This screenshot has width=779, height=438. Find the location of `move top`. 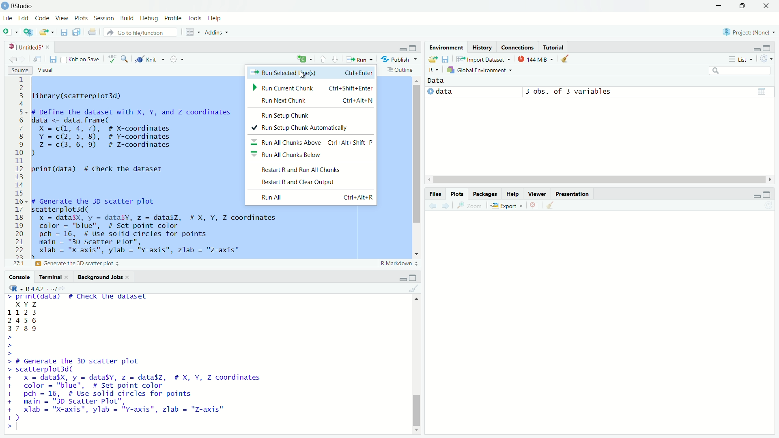

move top is located at coordinates (416, 298).